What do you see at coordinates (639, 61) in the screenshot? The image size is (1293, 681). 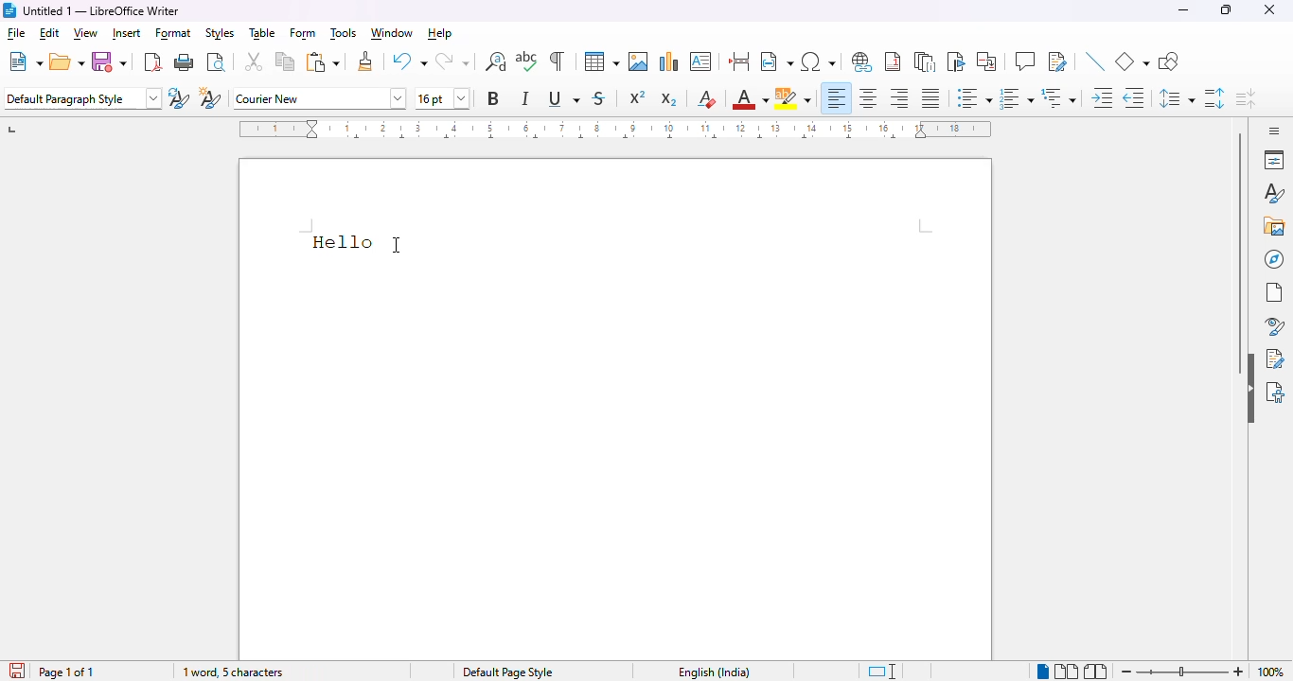 I see `insert image` at bounding box center [639, 61].